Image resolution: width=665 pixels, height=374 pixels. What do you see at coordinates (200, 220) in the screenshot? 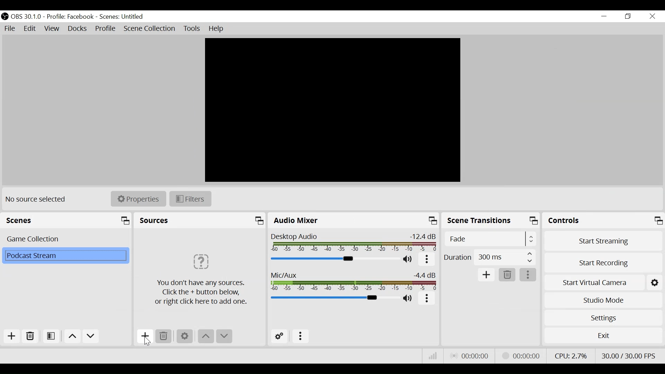
I see `Sources Panel` at bounding box center [200, 220].